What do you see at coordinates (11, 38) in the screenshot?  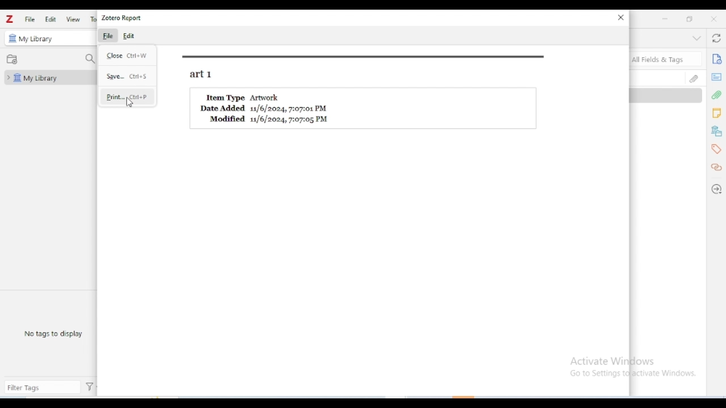 I see `icon` at bounding box center [11, 38].